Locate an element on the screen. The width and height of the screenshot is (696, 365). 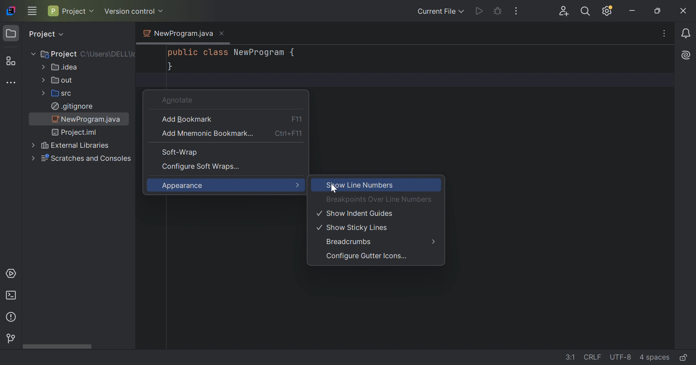
Close is located at coordinates (221, 33).